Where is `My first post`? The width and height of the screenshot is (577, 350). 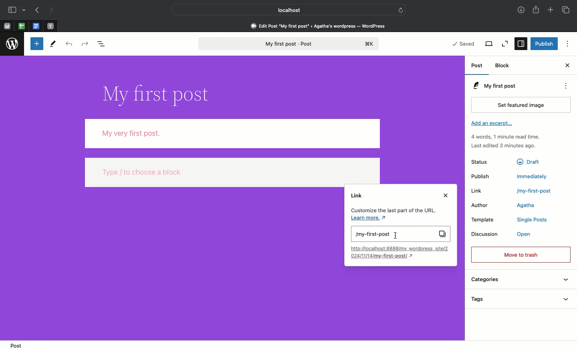 My first post is located at coordinates (506, 85).